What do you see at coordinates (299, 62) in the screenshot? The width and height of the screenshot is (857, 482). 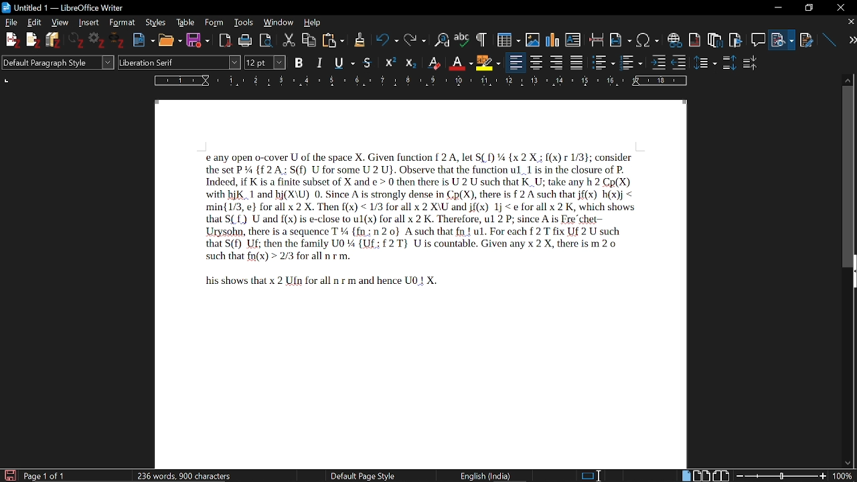 I see `B` at bounding box center [299, 62].